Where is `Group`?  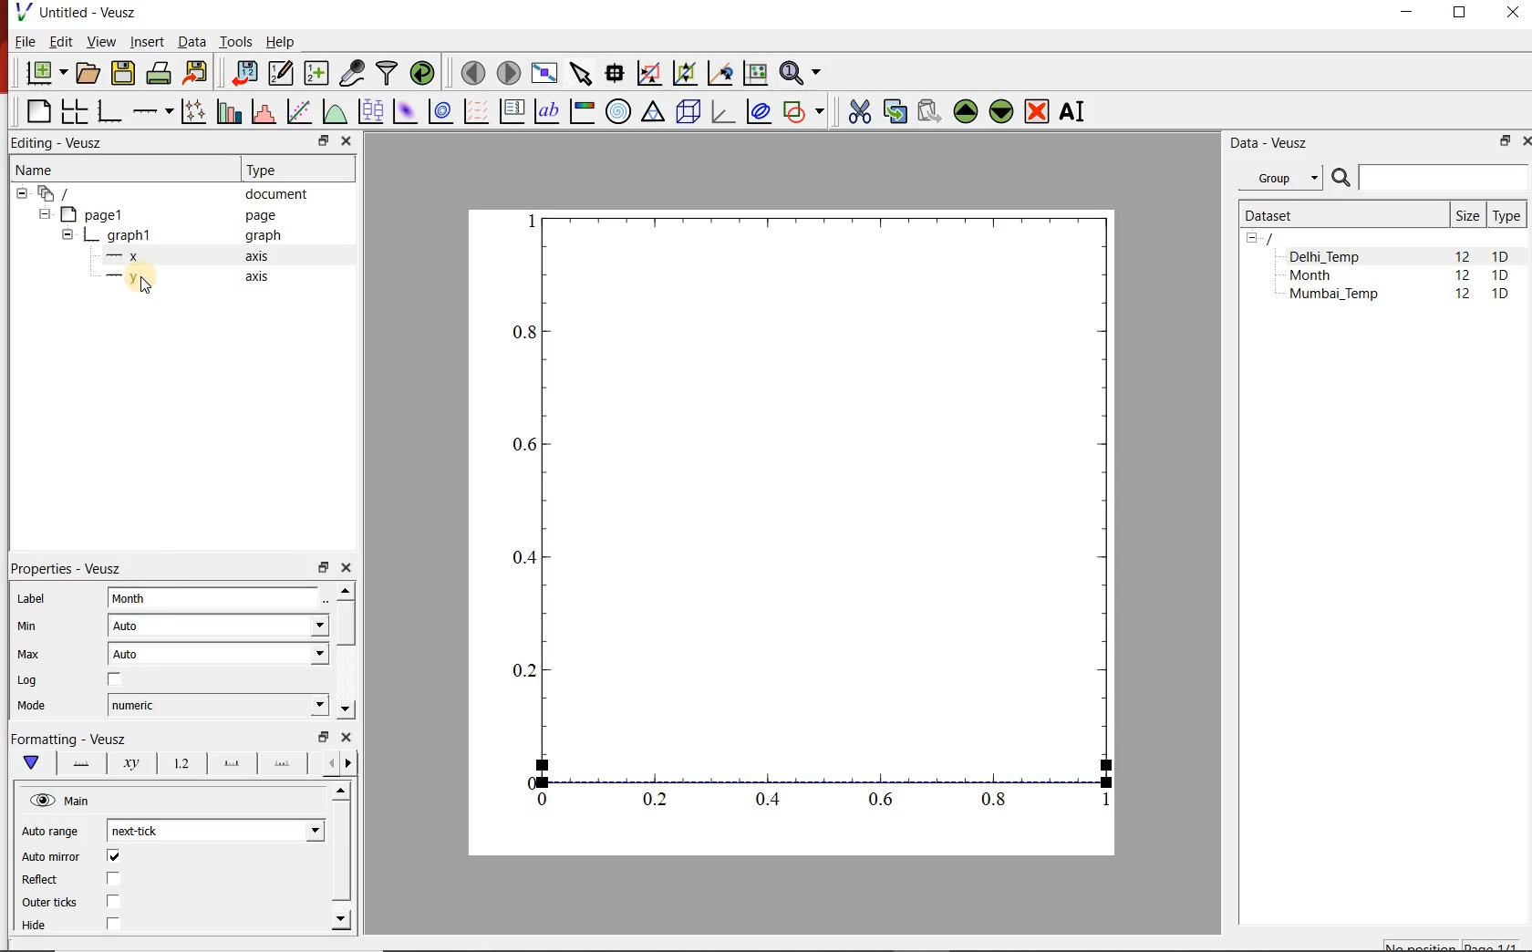 Group is located at coordinates (1280, 176).